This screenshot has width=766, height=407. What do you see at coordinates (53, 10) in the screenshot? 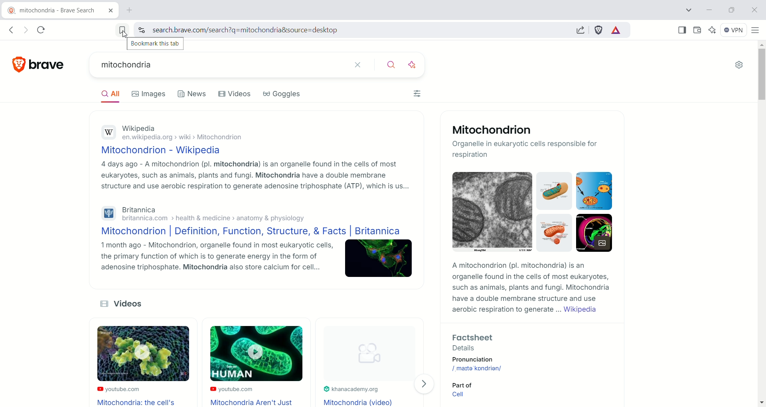
I see `current tab` at bounding box center [53, 10].